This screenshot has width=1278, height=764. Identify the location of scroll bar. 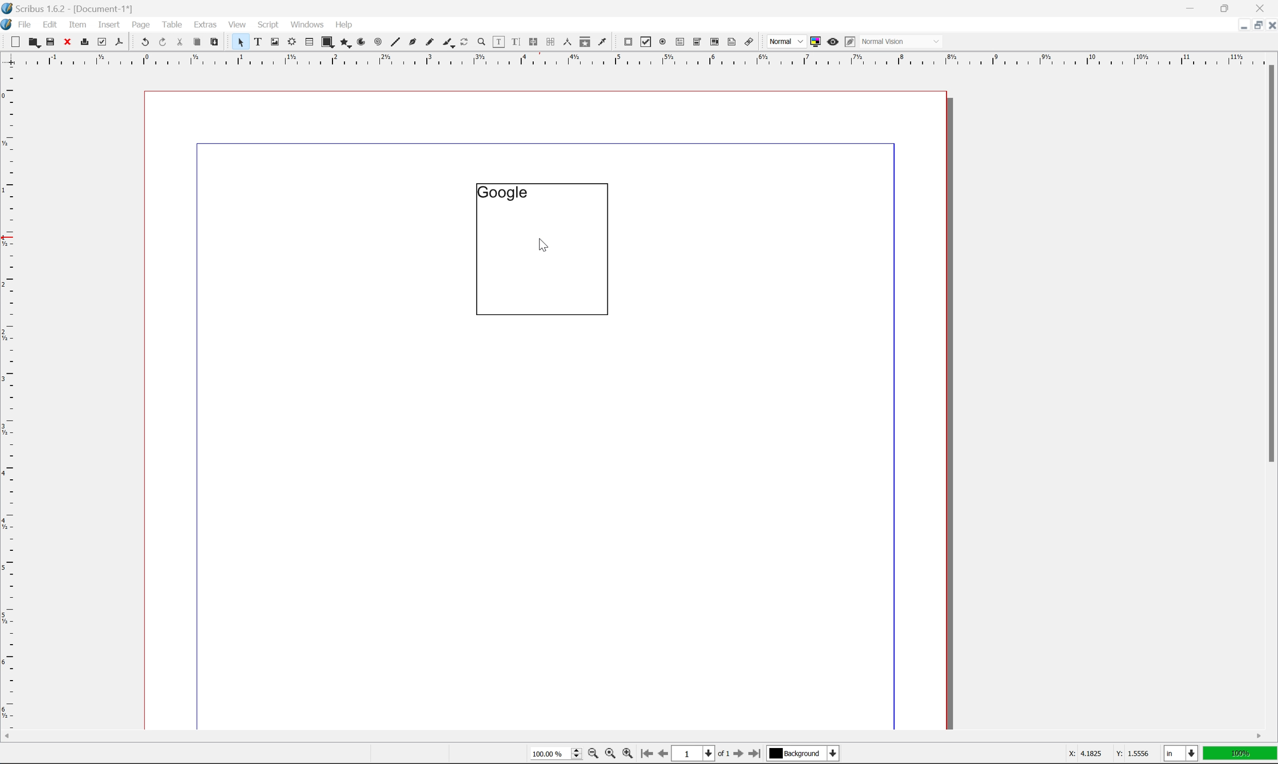
(1269, 263).